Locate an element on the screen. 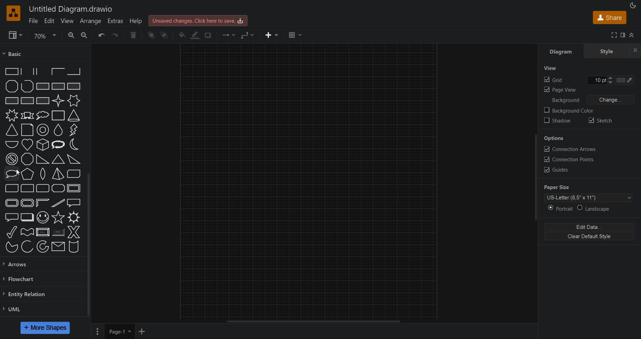 This screenshot has height=339, width=641. Frame Corner is located at coordinates (43, 203).